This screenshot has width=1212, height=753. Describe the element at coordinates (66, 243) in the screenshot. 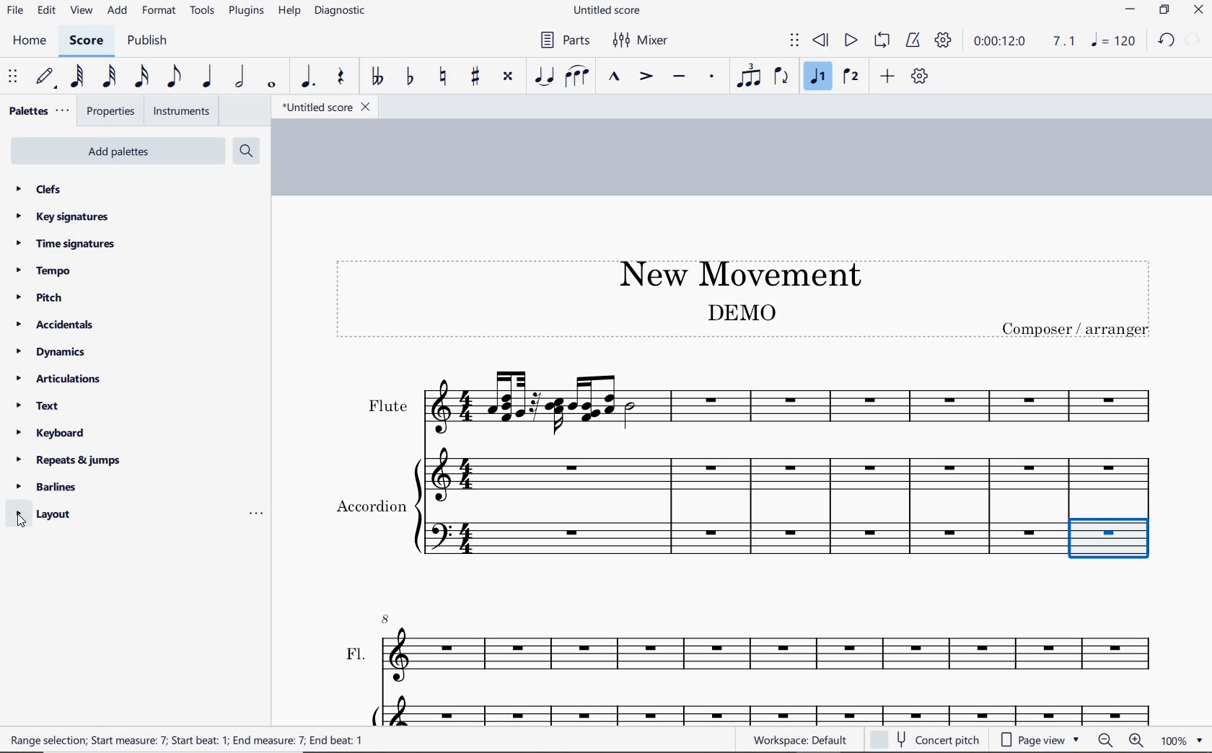

I see `time signatures` at that location.